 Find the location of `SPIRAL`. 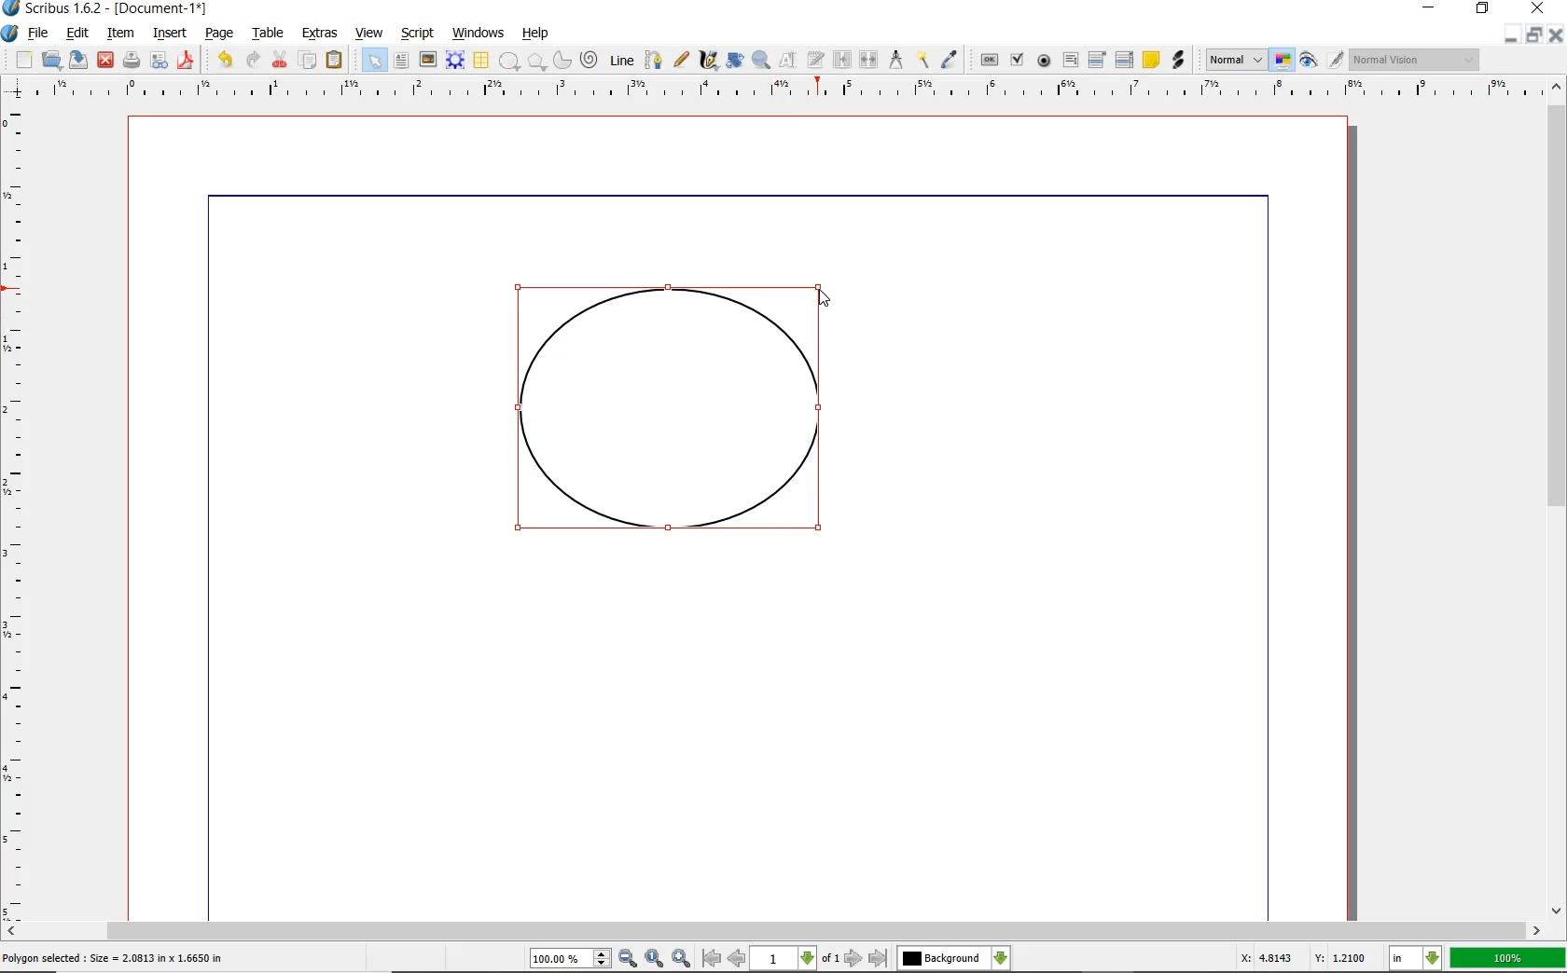

SPIRAL is located at coordinates (588, 61).